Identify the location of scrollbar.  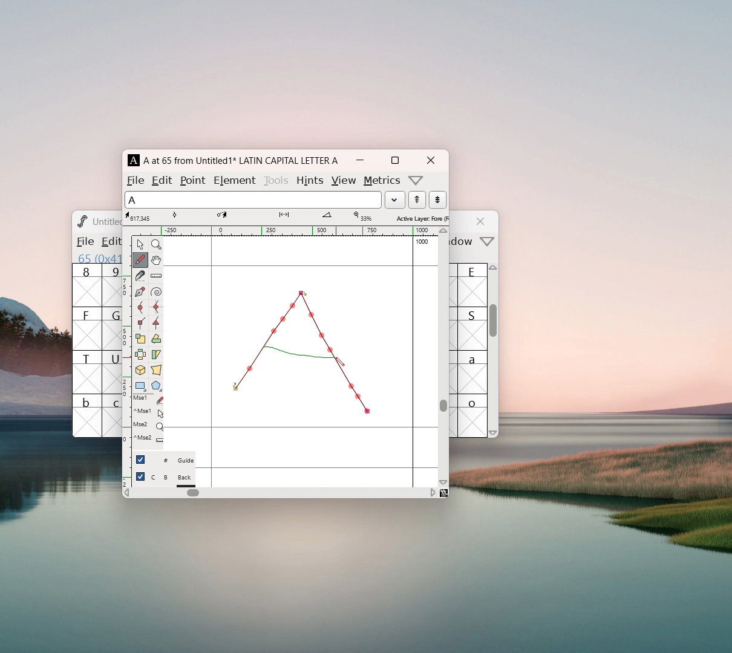
(494, 326).